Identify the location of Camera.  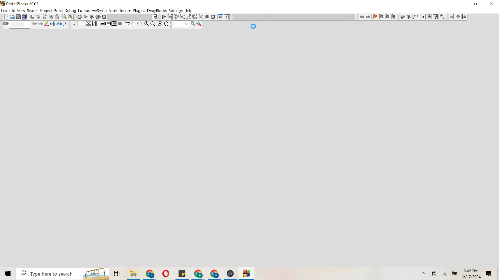
(435, 273).